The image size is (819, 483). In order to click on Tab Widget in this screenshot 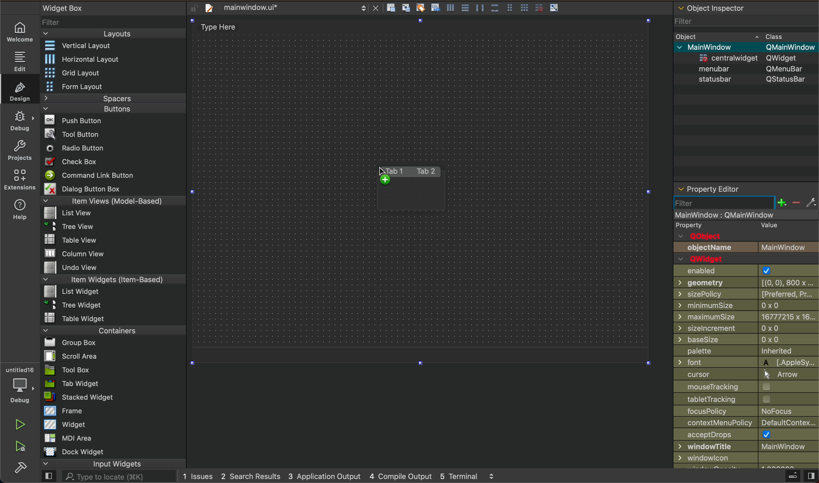, I will do `click(77, 384)`.